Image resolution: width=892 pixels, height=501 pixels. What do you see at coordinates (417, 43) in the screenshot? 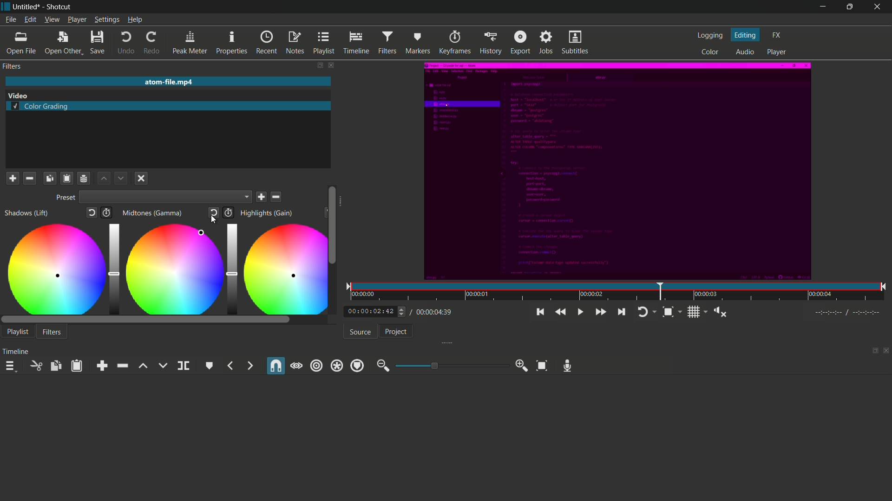
I see `markers` at bounding box center [417, 43].